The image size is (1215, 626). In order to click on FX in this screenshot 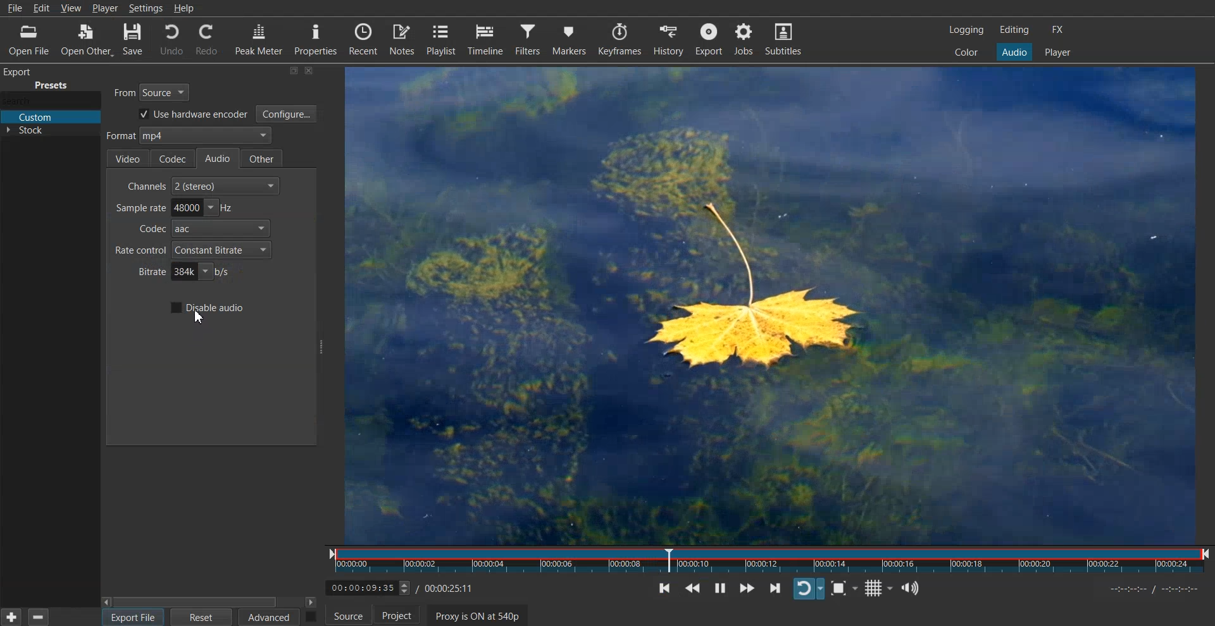, I will do `click(1056, 30)`.